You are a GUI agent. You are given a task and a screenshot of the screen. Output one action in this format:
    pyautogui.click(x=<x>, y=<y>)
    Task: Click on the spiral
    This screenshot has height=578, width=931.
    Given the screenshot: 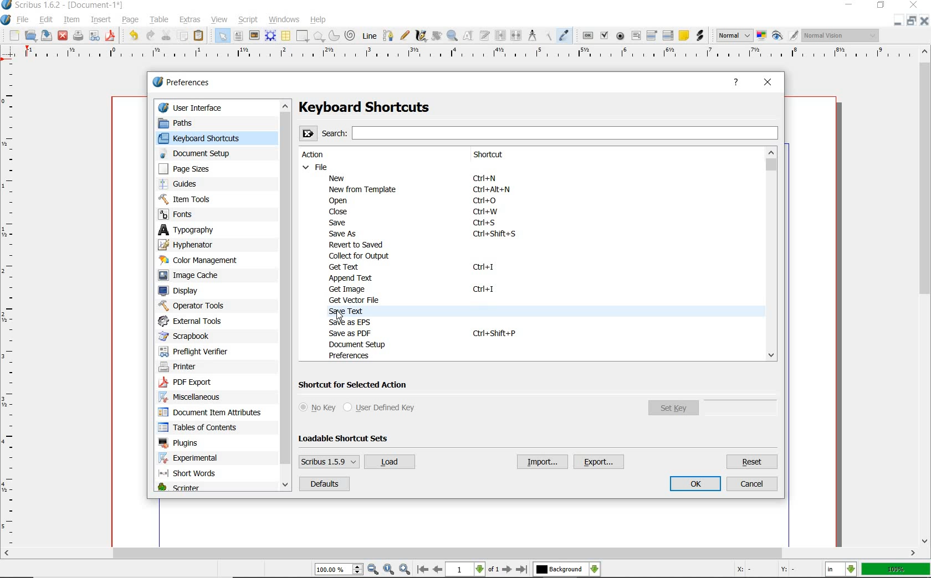 What is the action you would take?
    pyautogui.click(x=350, y=35)
    